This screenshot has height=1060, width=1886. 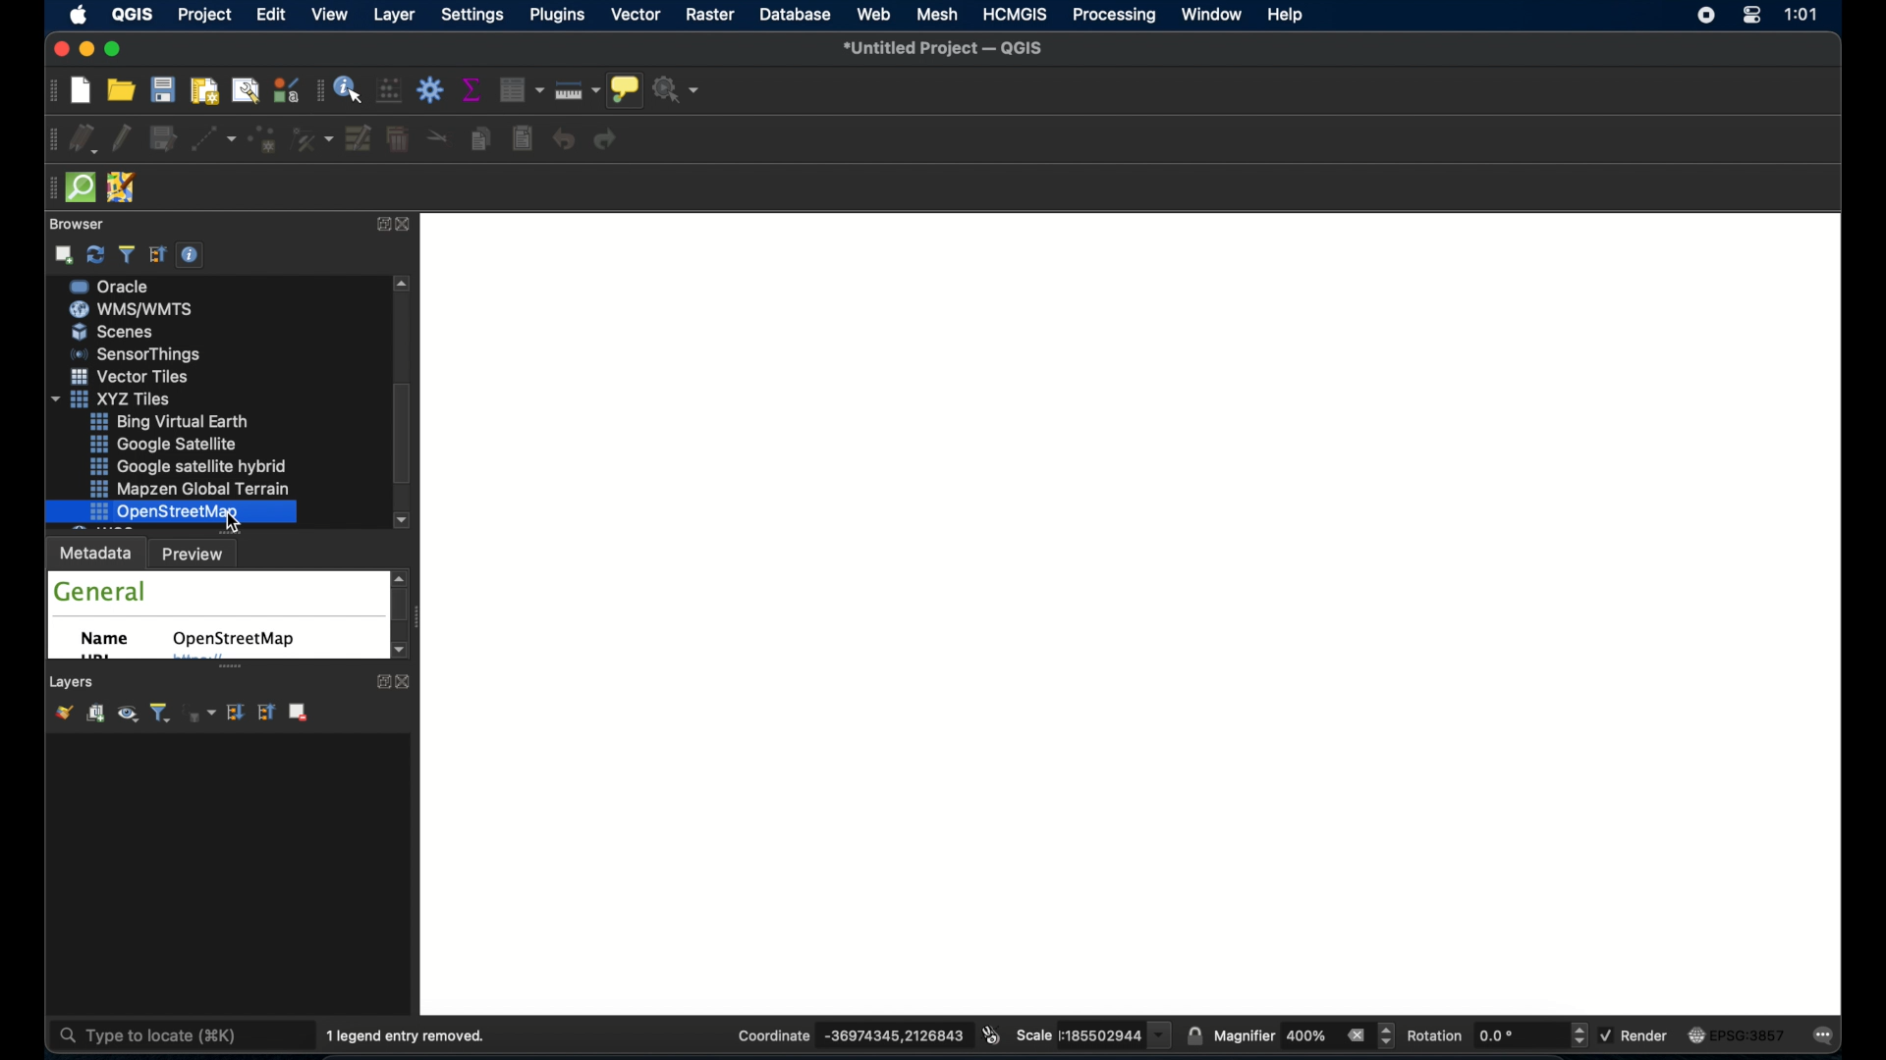 What do you see at coordinates (1801, 16) in the screenshot?
I see `time` at bounding box center [1801, 16].